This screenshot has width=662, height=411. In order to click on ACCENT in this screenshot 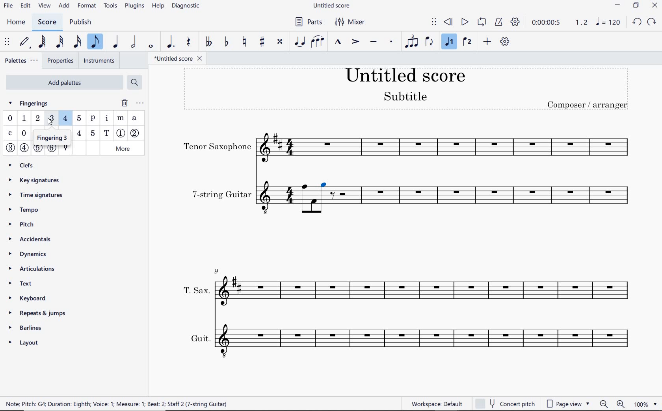, I will do `click(356, 42)`.